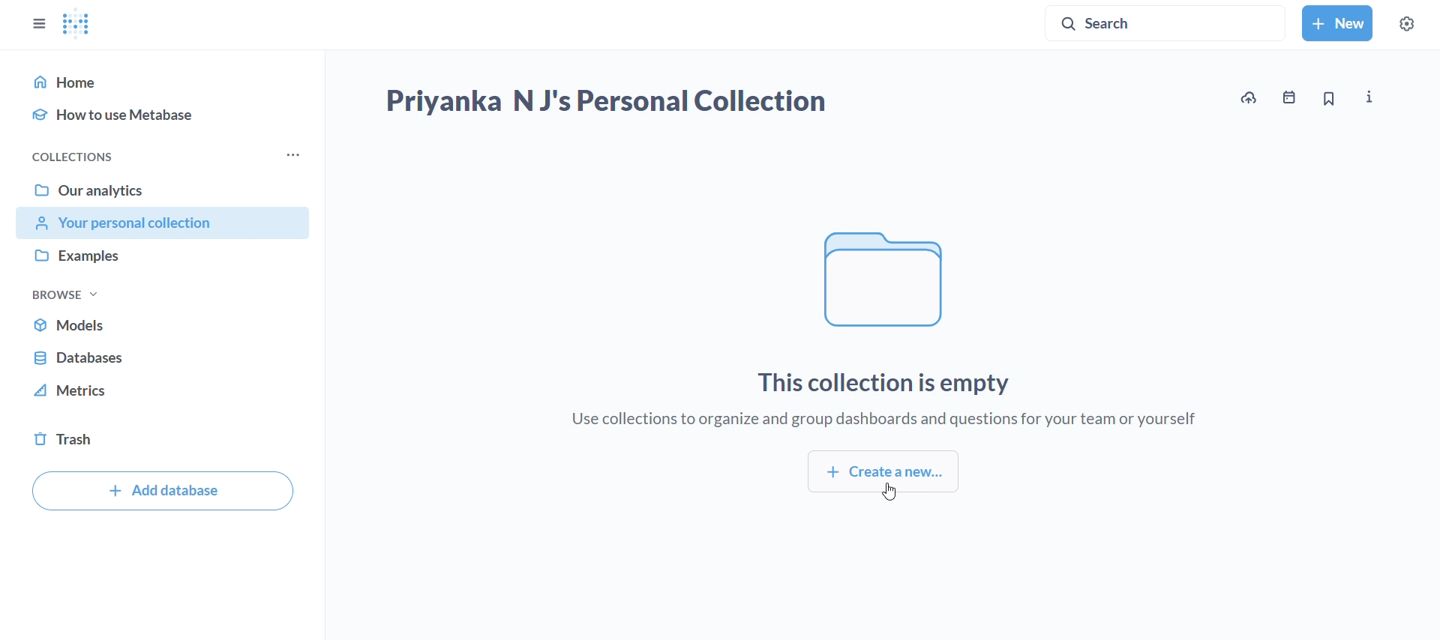 This screenshot has height=640, width=1440. Describe the element at coordinates (64, 155) in the screenshot. I see `collections` at that location.